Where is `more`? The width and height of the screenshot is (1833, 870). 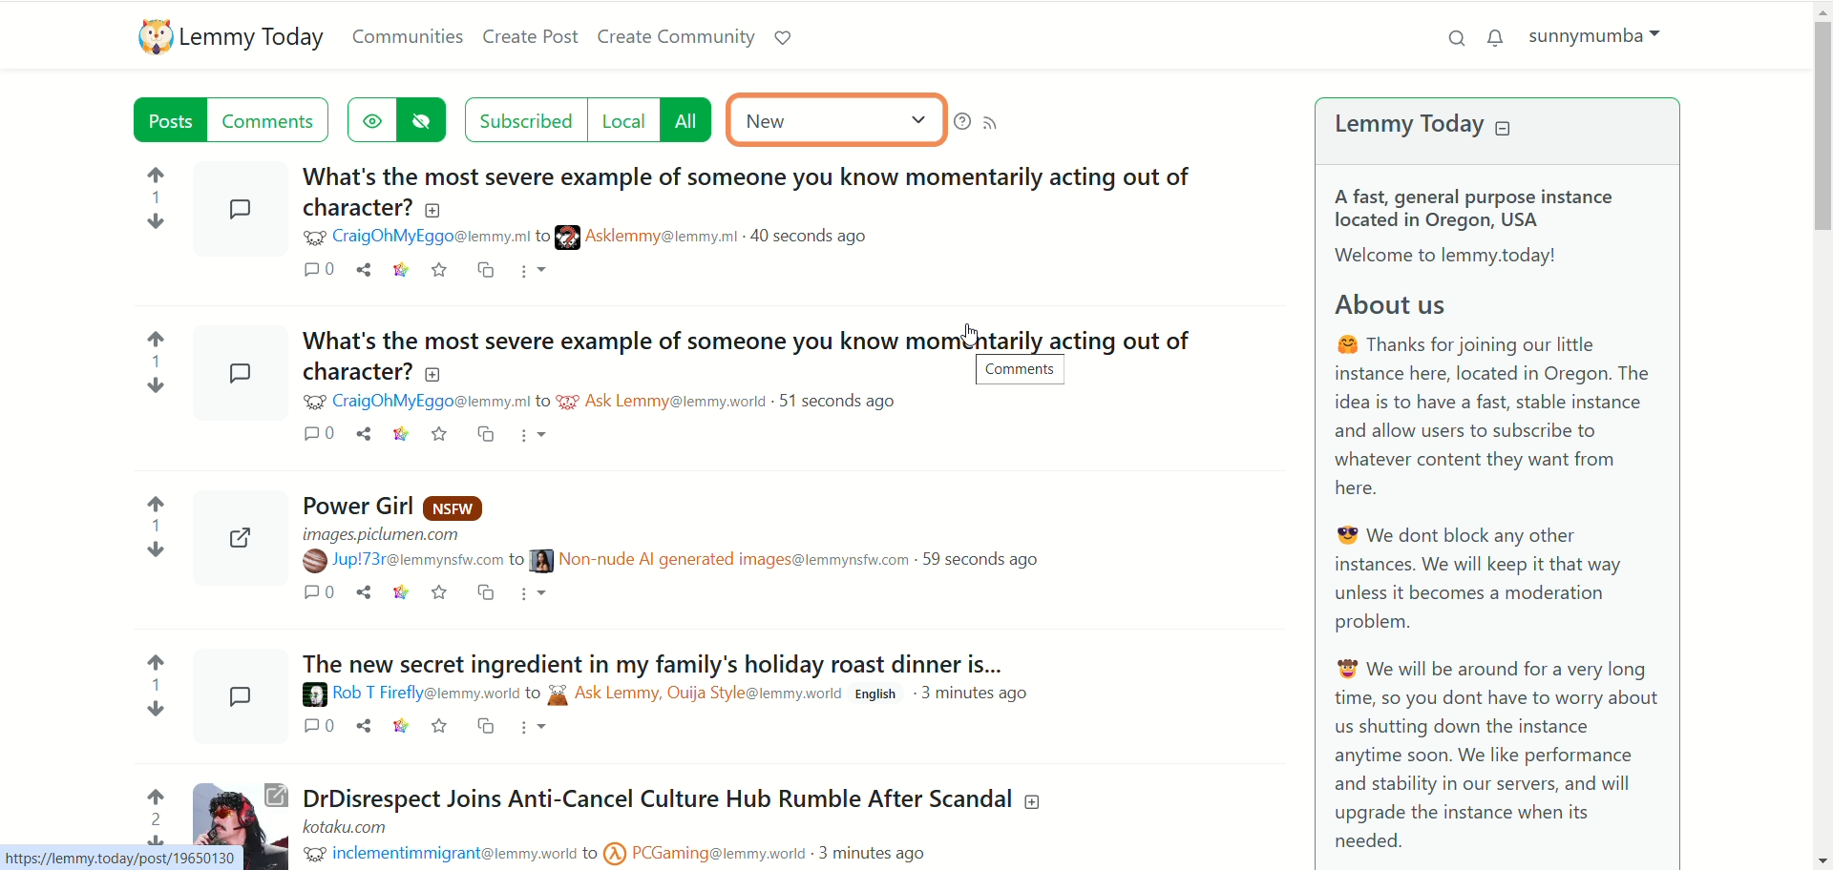
more is located at coordinates (535, 272).